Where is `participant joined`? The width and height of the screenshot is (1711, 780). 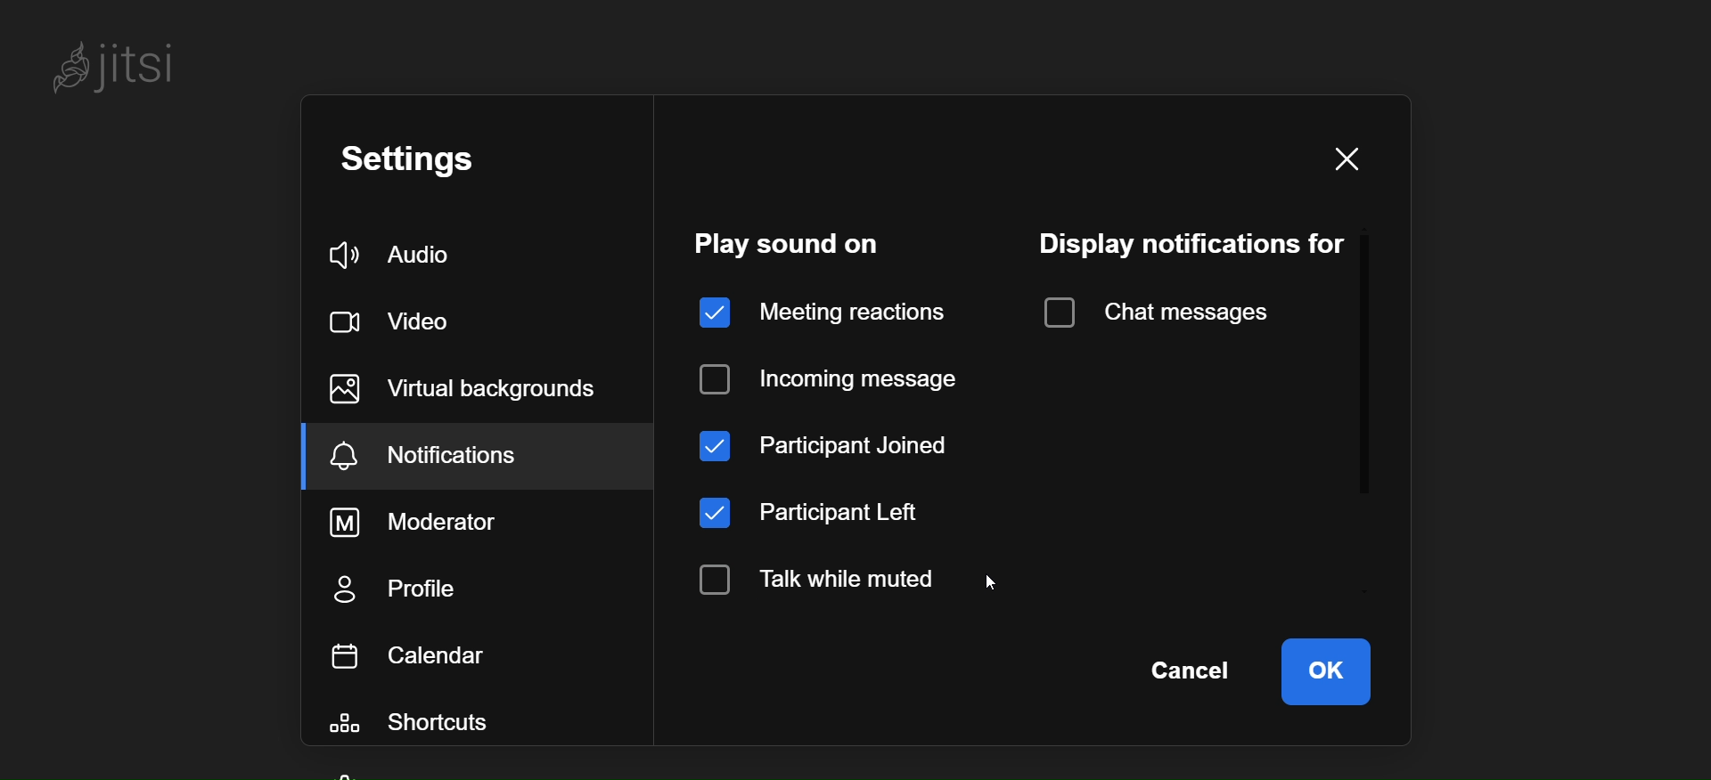 participant joined is located at coordinates (832, 439).